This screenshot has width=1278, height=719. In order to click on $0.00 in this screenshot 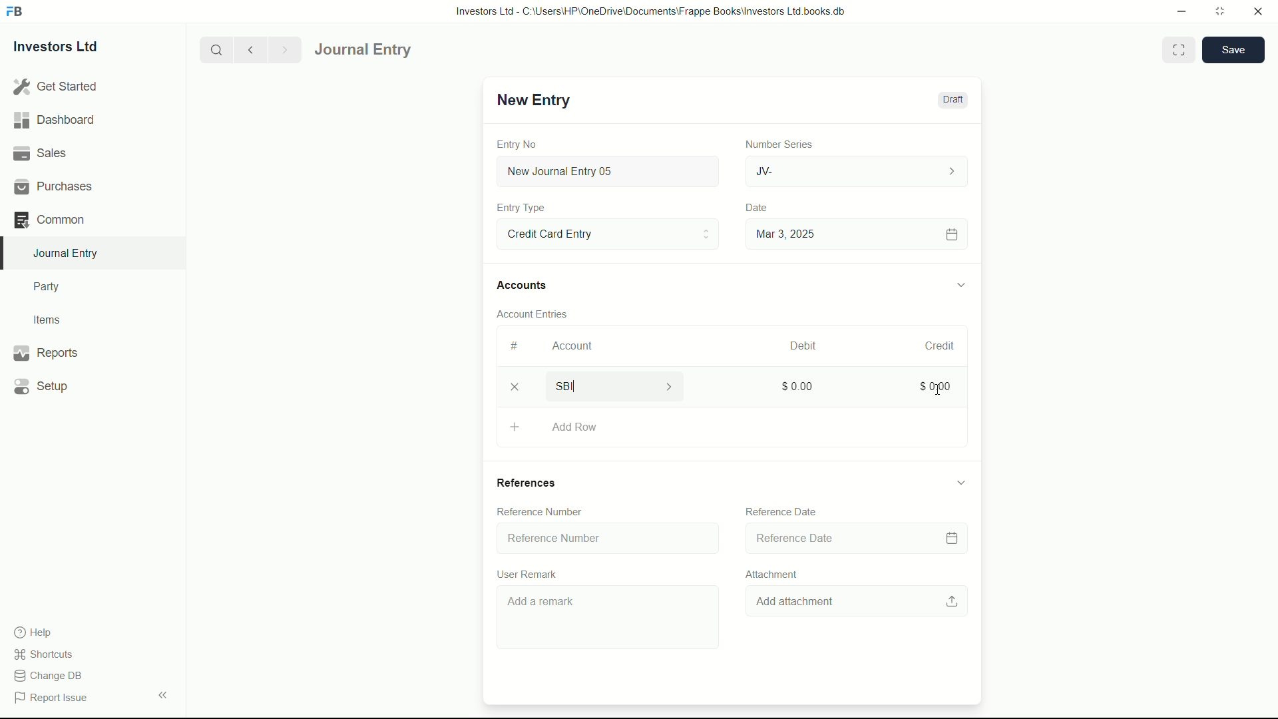, I will do `click(930, 384)`.